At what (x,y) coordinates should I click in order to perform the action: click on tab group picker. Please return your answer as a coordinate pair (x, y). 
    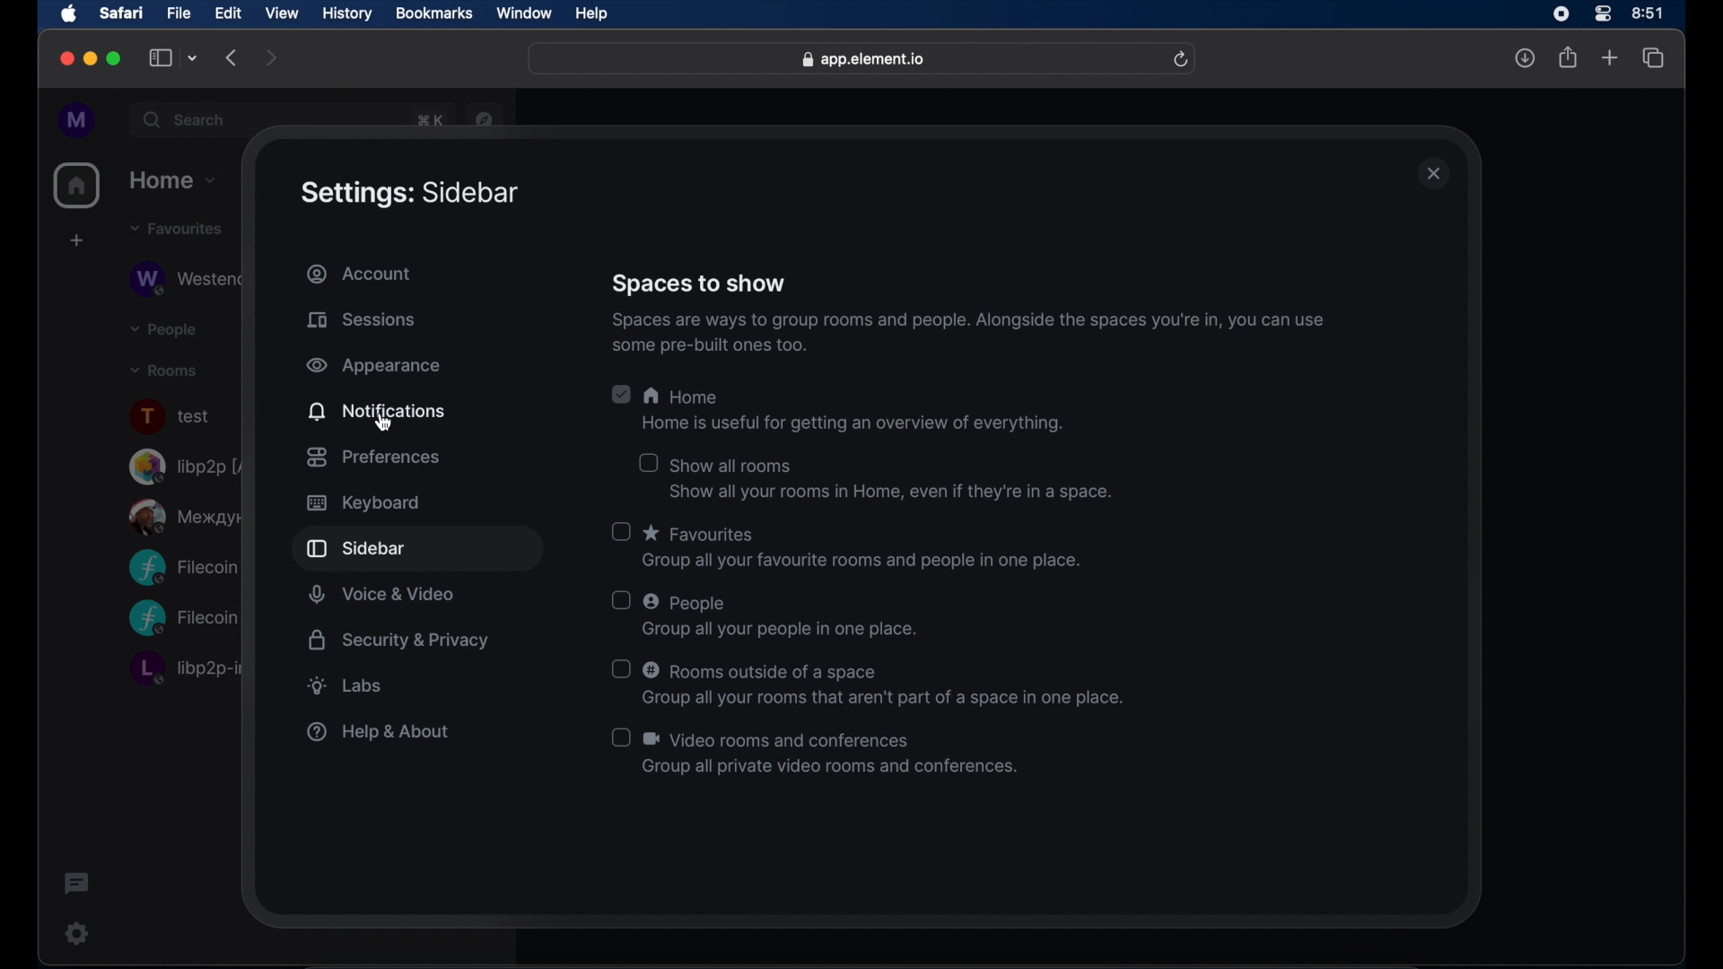
    Looking at the image, I should click on (193, 58).